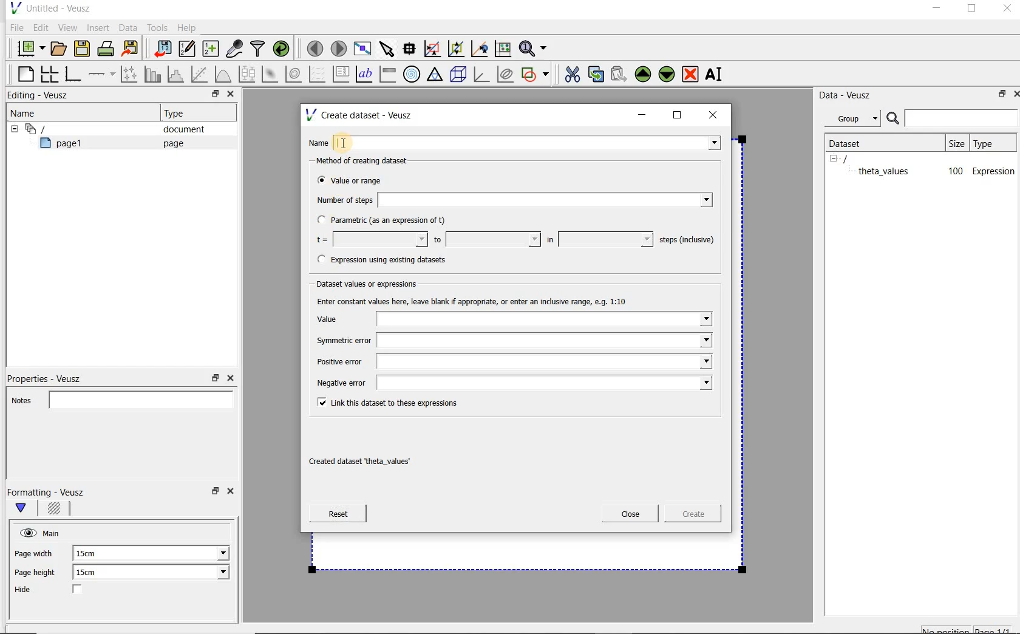 The width and height of the screenshot is (1020, 634). I want to click on Close, so click(630, 514).